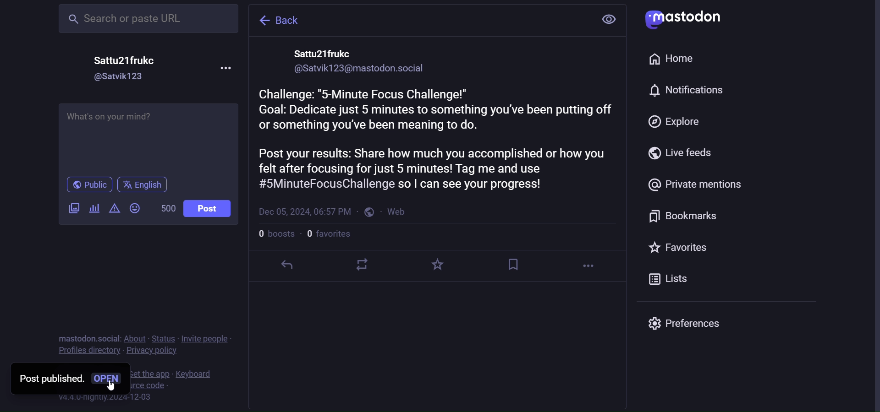 The image size is (880, 412). I want to click on post published, so click(50, 379).